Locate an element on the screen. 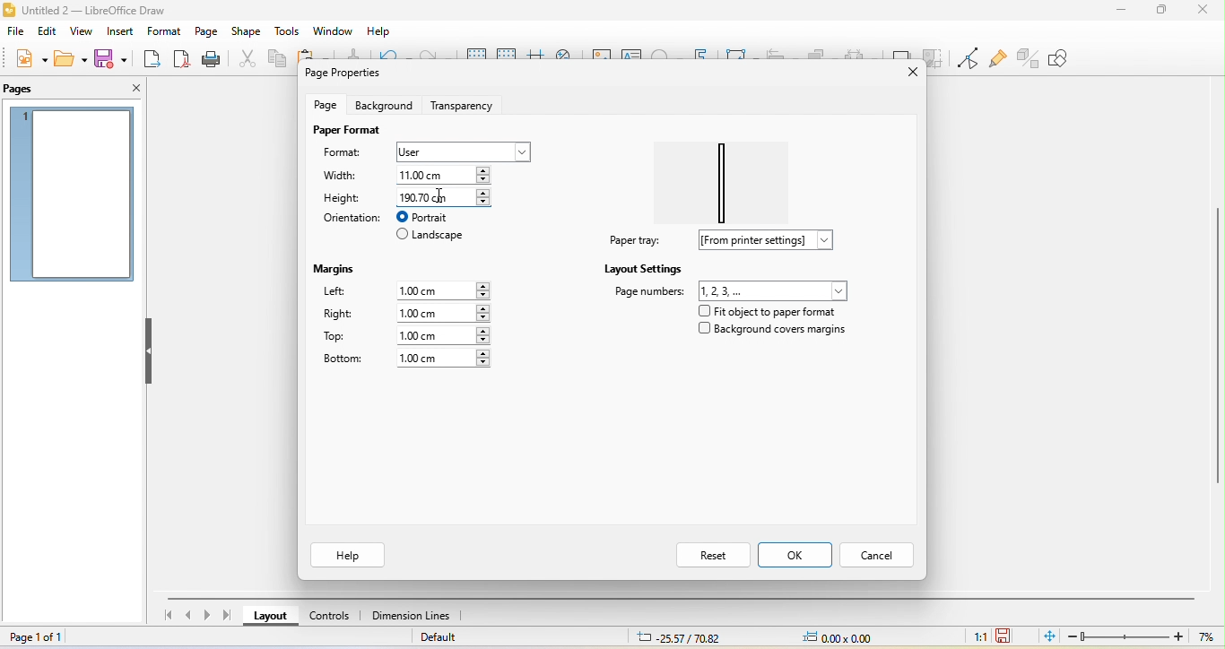  page properties is located at coordinates (348, 74).